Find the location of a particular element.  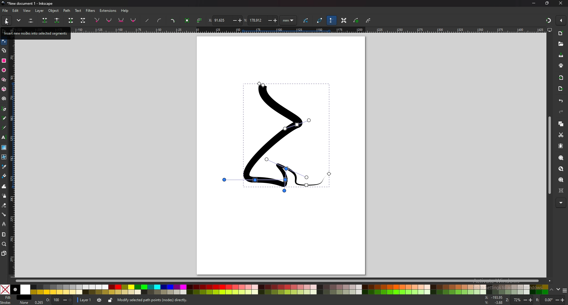

shape builder is located at coordinates (4, 50).